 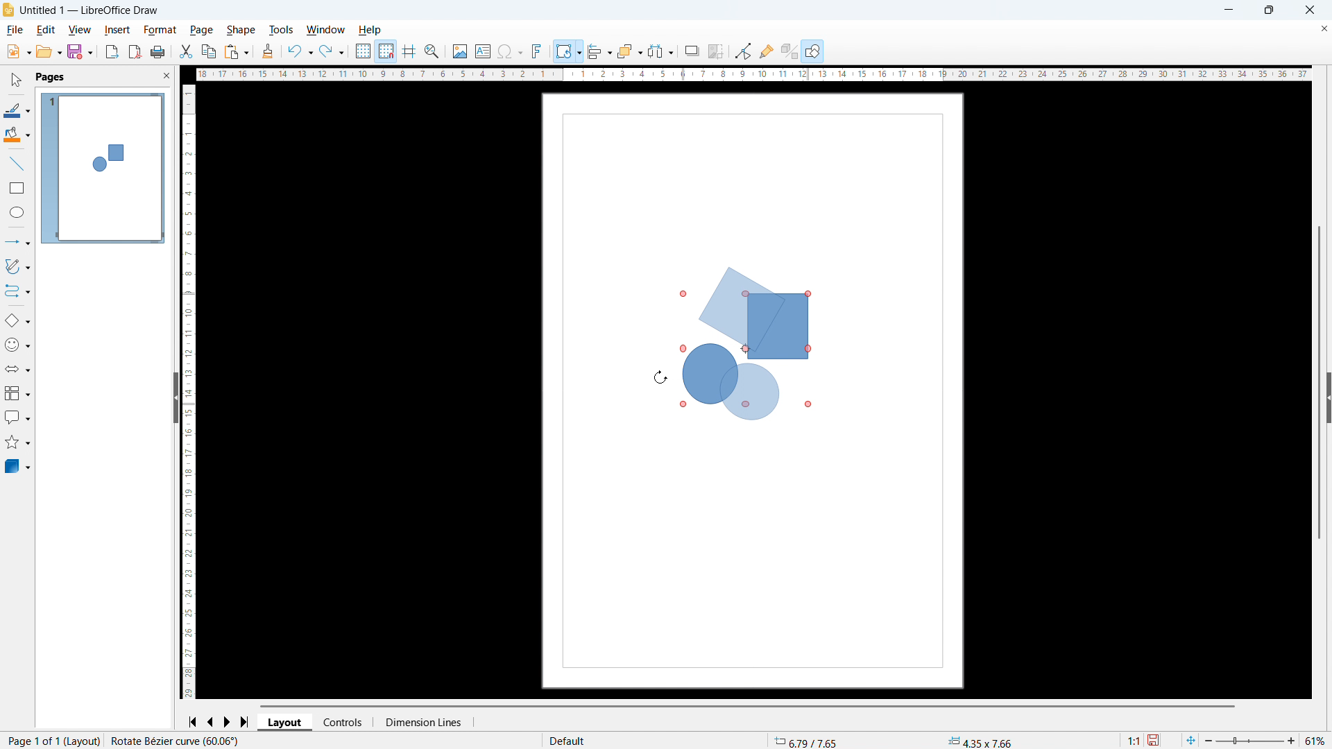 I want to click on Vertical scroll bar , so click(x=1320, y=290).